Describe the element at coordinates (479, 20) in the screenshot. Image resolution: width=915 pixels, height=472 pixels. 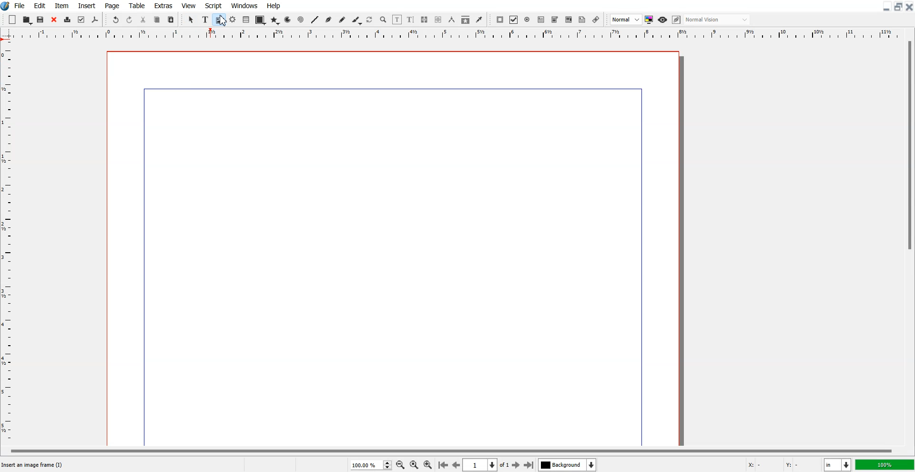
I see `Eye Dropper` at that location.